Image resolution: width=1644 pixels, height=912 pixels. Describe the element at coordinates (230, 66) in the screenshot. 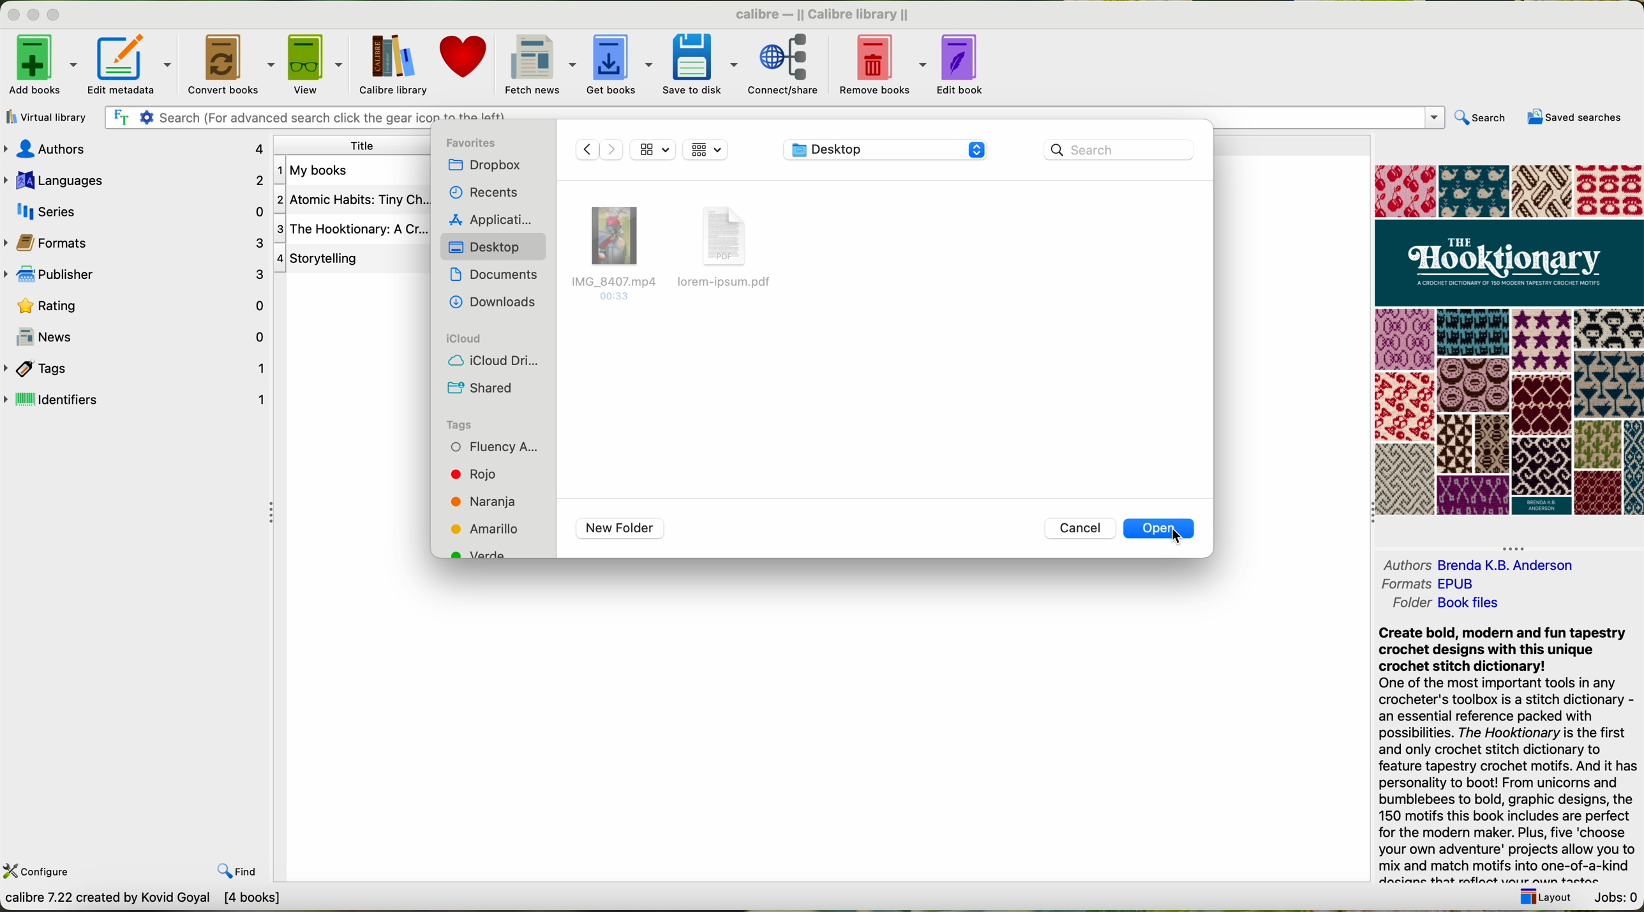

I see `convert books options` at that location.